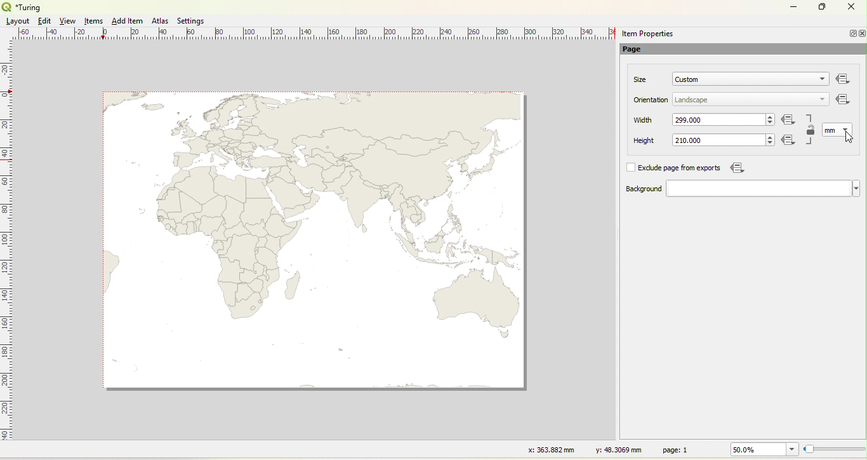  What do you see at coordinates (769, 144) in the screenshot?
I see `decrease` at bounding box center [769, 144].